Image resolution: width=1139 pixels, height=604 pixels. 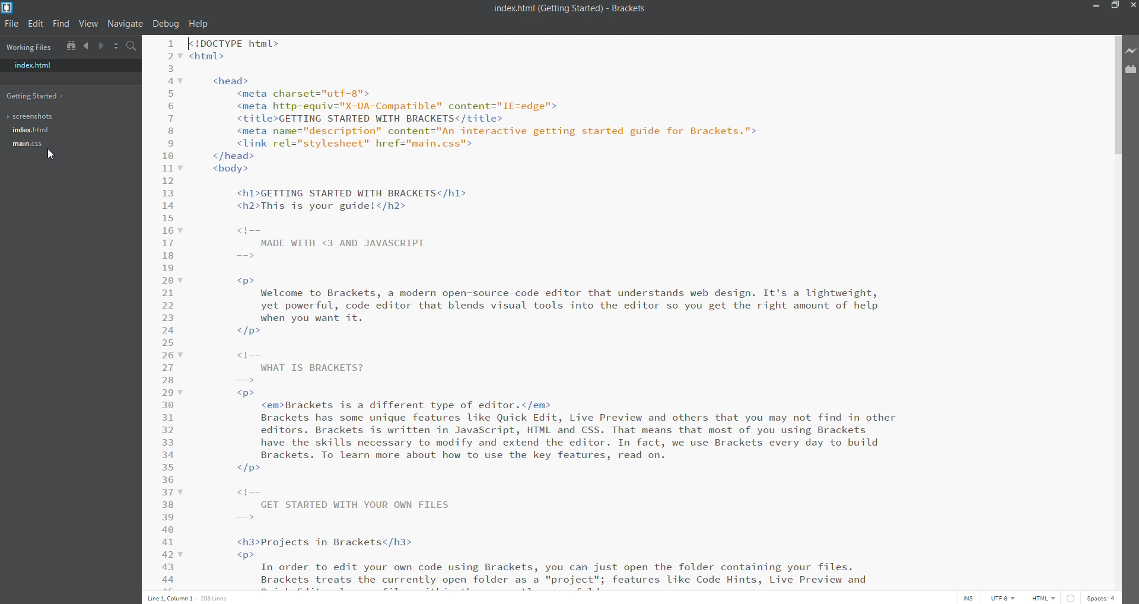 I want to click on line number, so click(x=167, y=310).